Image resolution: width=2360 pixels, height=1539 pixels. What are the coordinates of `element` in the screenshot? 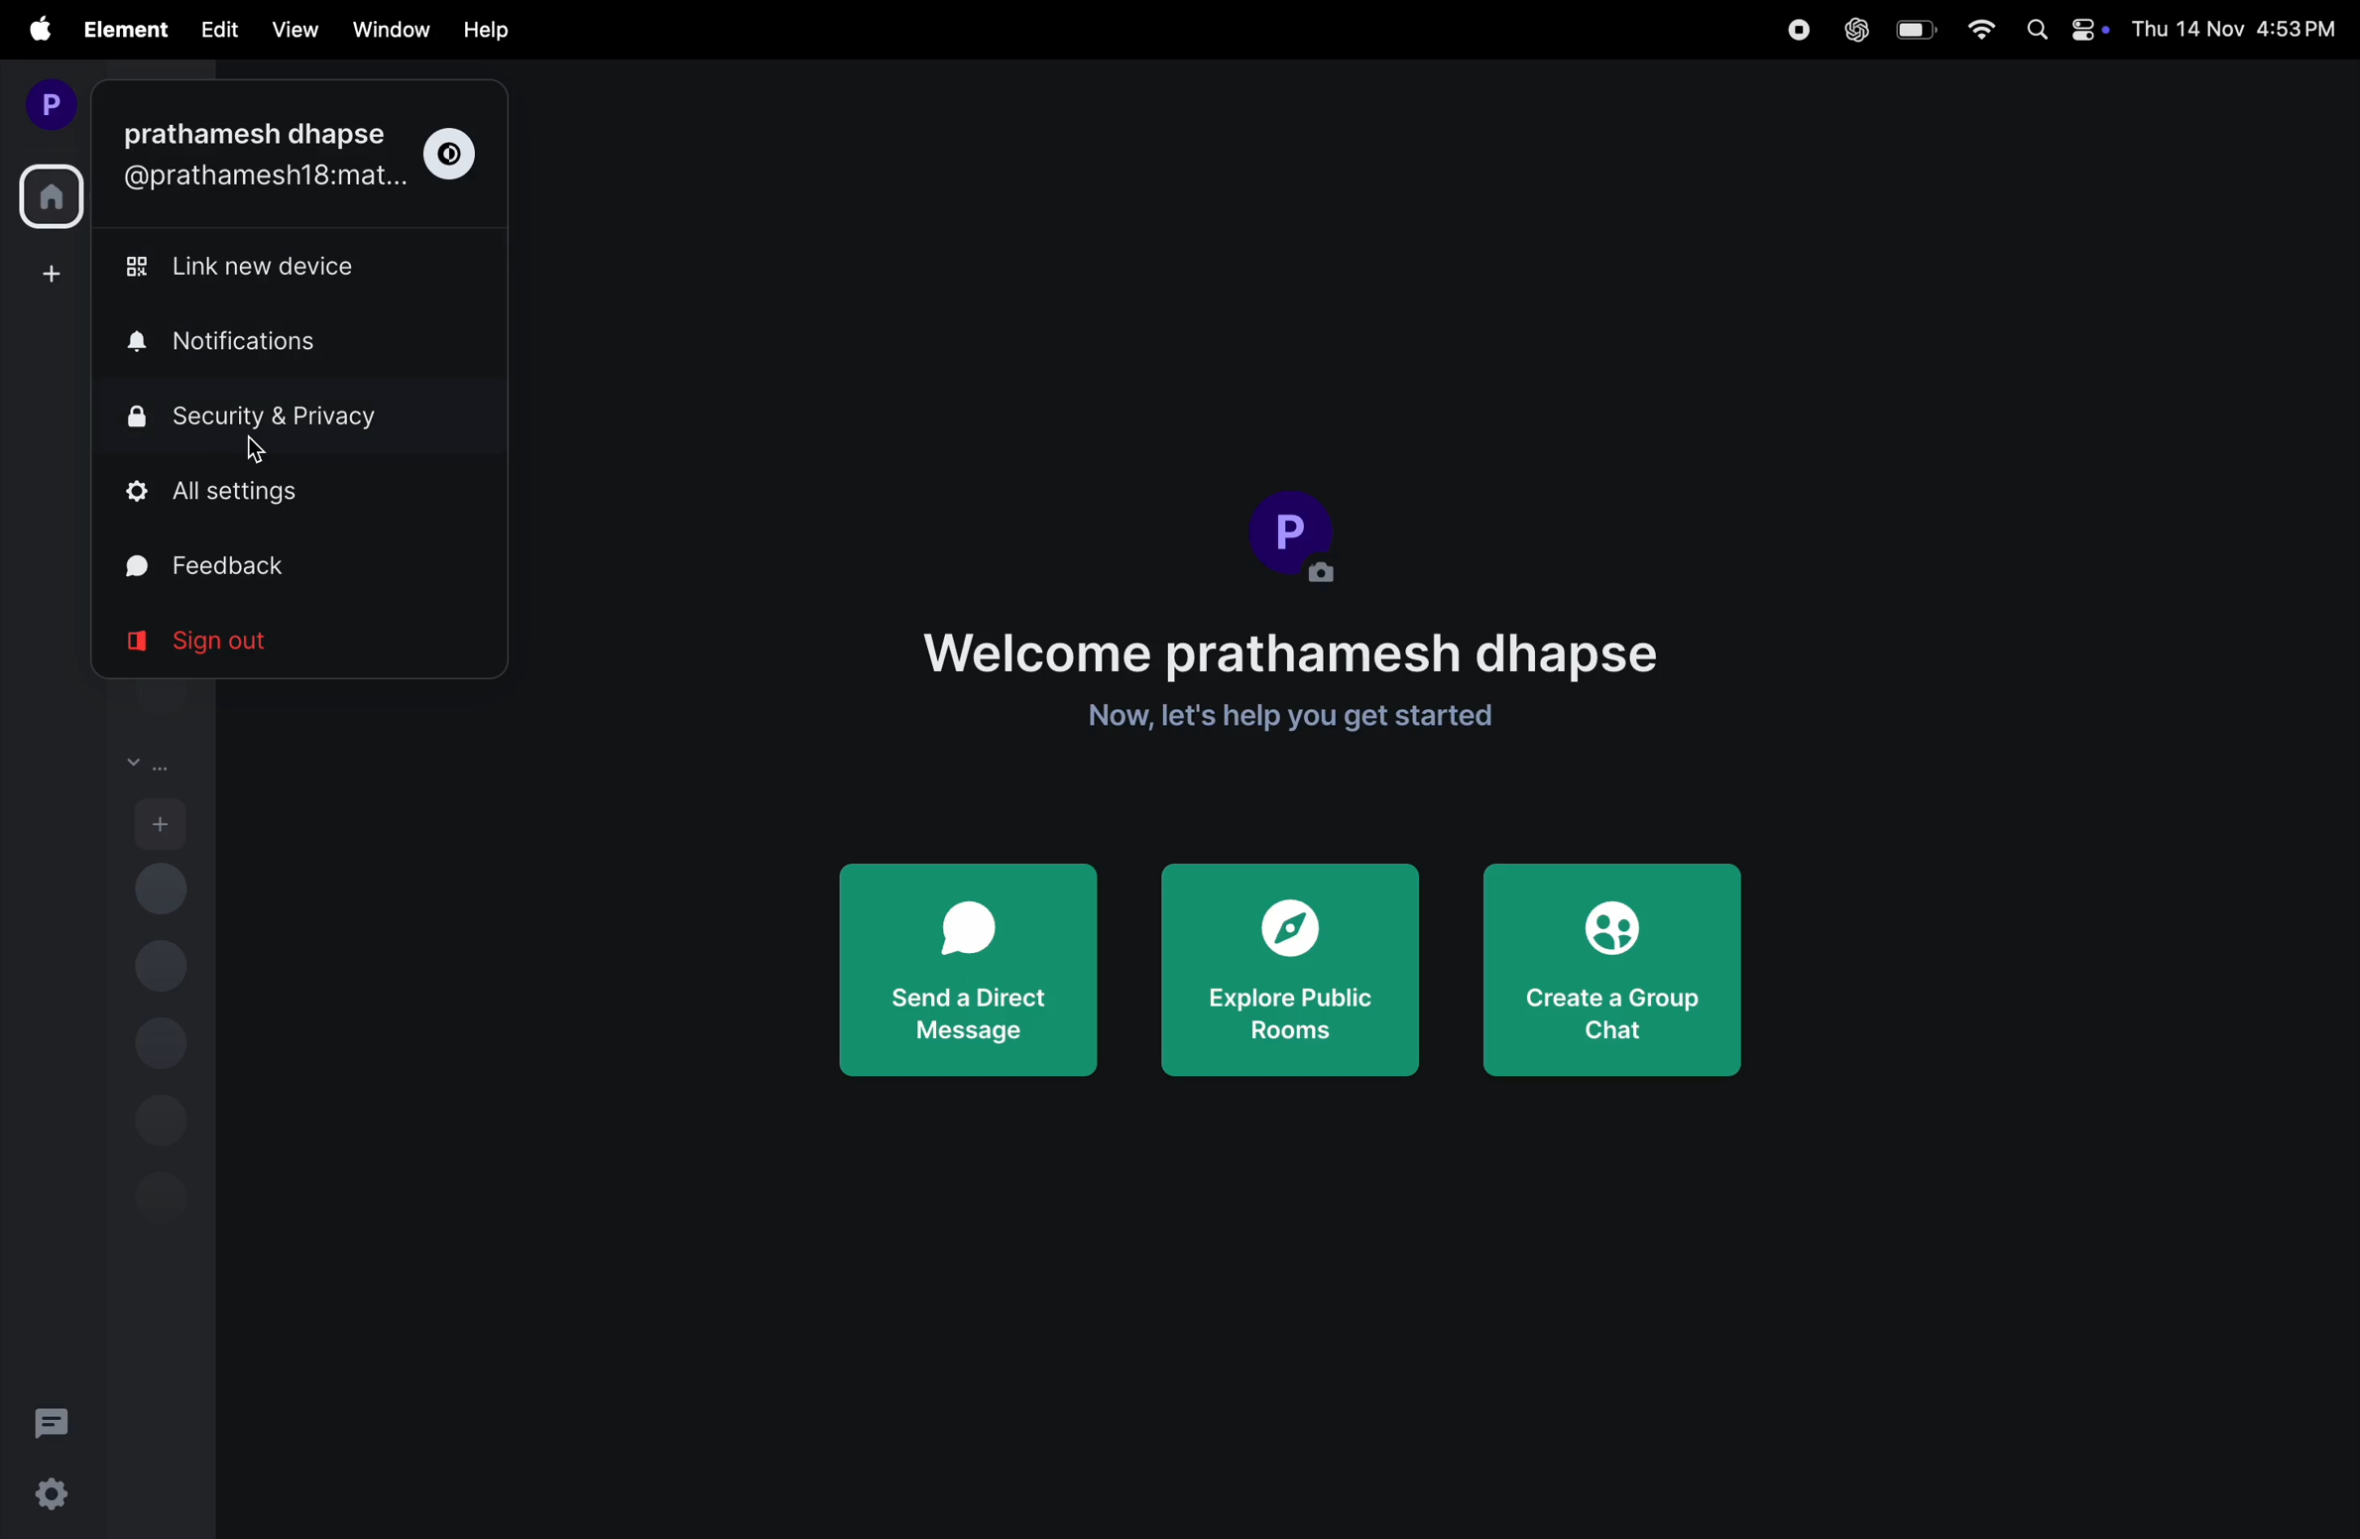 It's located at (123, 30).